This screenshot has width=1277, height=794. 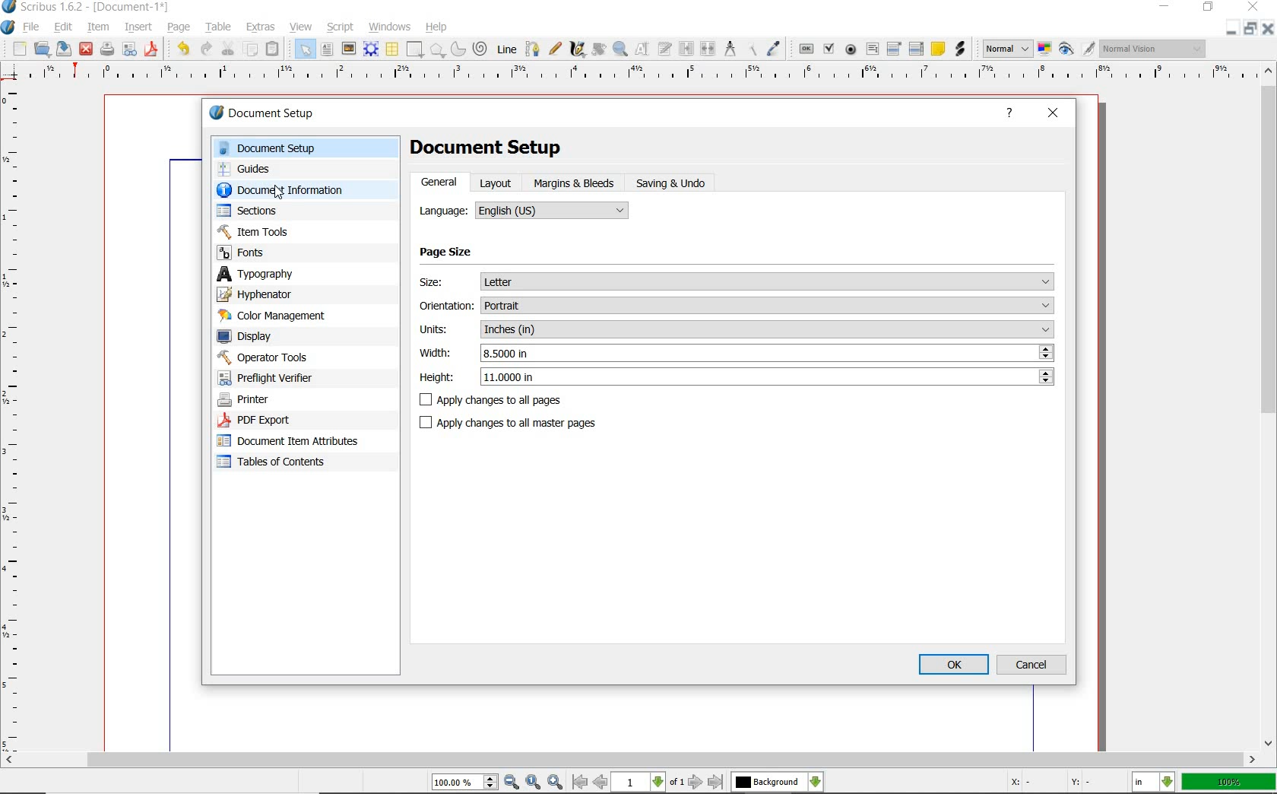 What do you see at coordinates (1269, 28) in the screenshot?
I see `close` at bounding box center [1269, 28].